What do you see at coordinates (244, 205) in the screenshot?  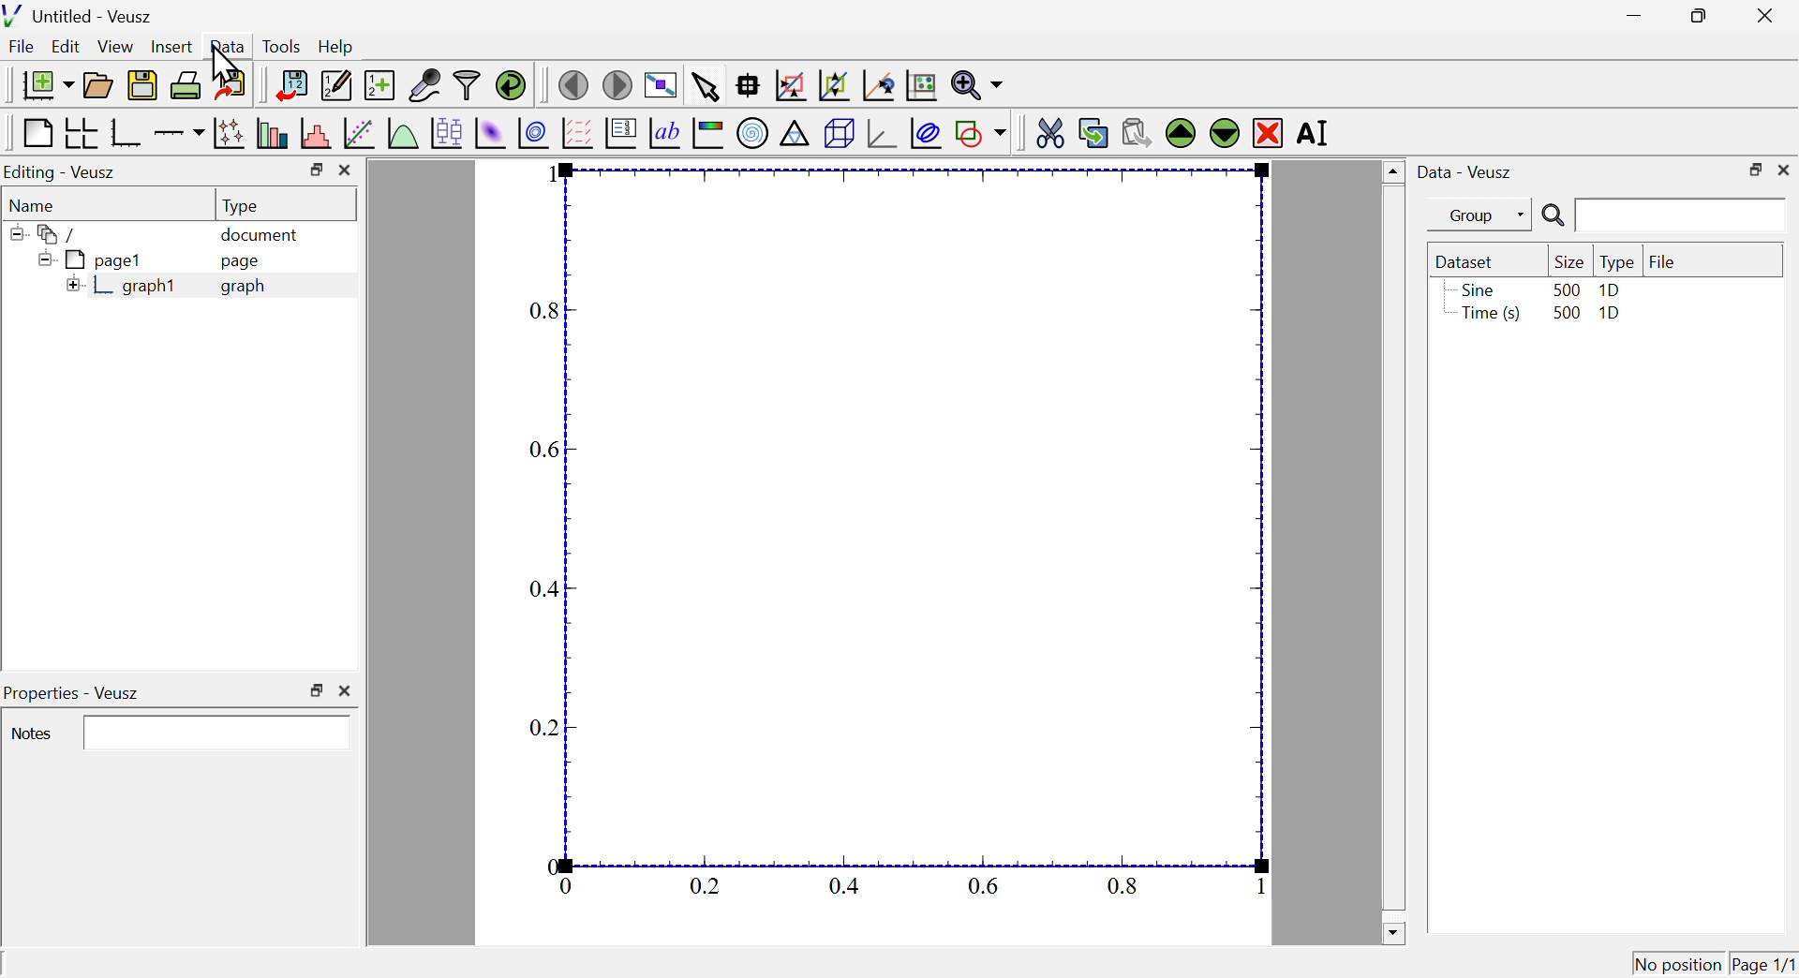 I see `type` at bounding box center [244, 205].